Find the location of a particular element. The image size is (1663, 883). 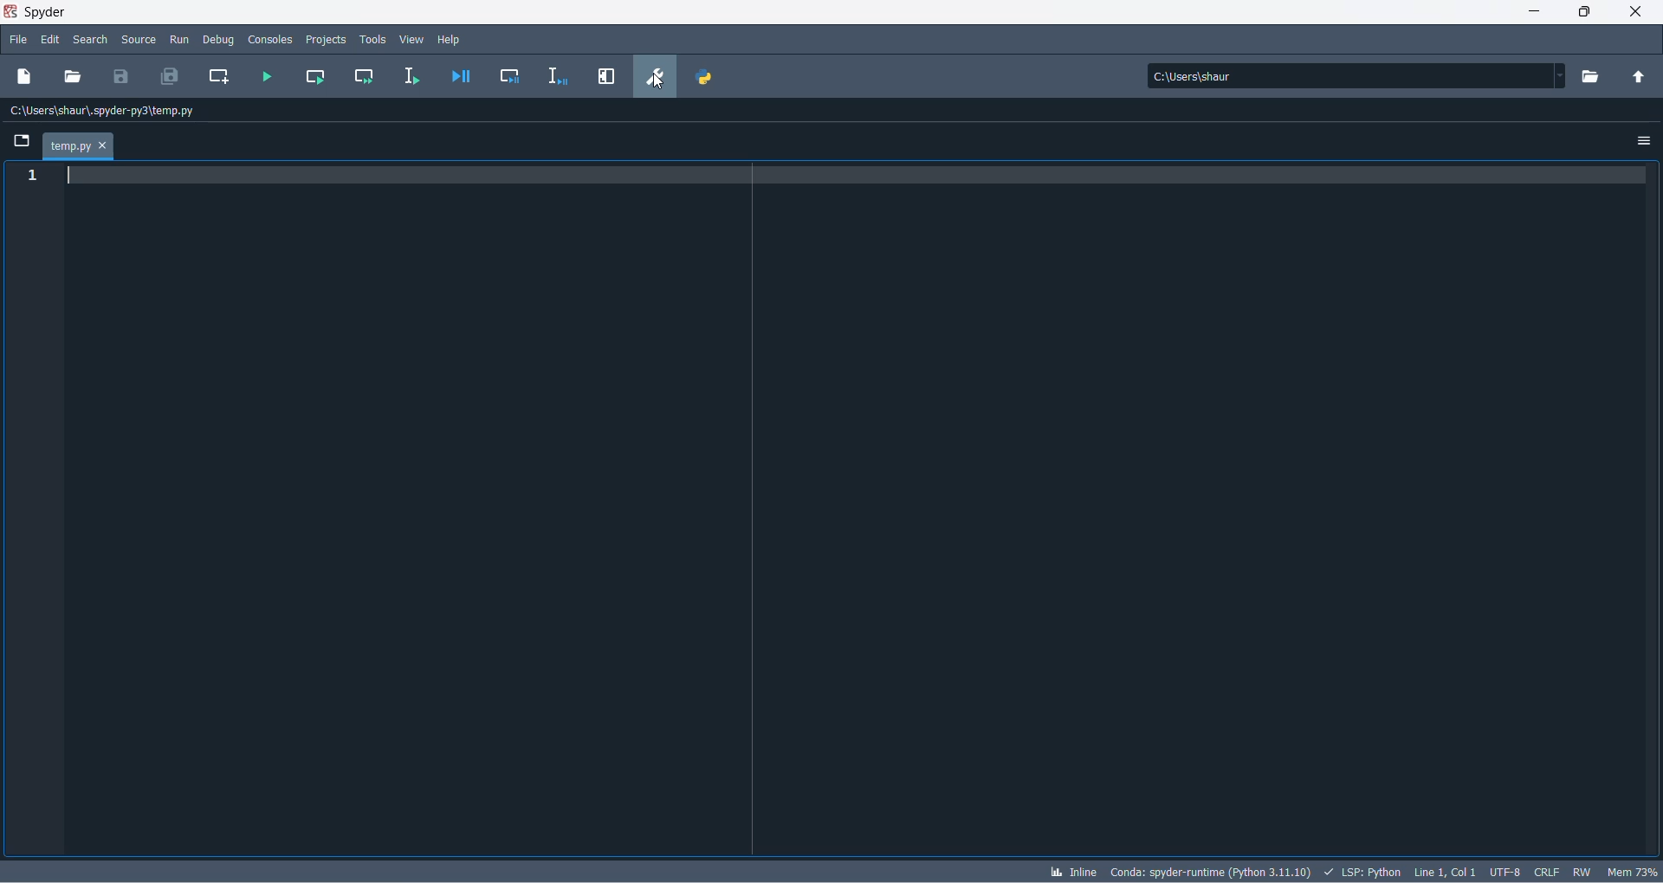

consoles is located at coordinates (271, 38).